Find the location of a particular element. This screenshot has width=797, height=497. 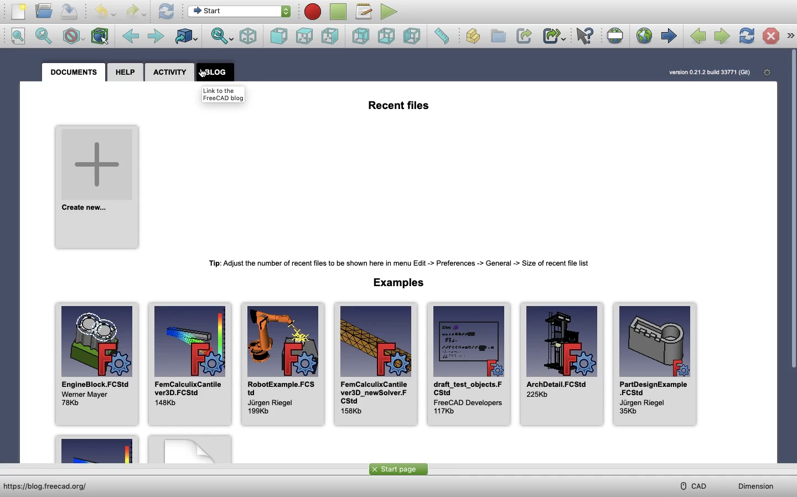

Show all is located at coordinates (790, 35).